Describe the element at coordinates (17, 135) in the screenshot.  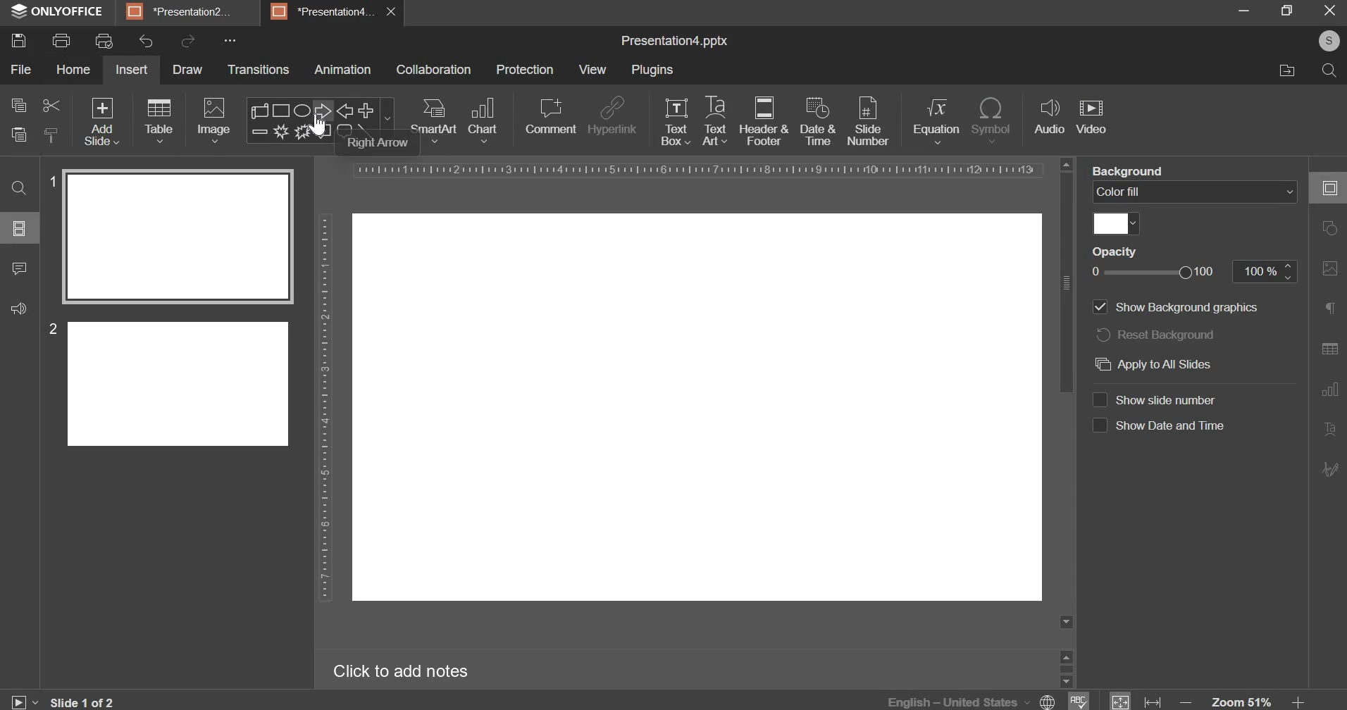
I see `paste` at that location.